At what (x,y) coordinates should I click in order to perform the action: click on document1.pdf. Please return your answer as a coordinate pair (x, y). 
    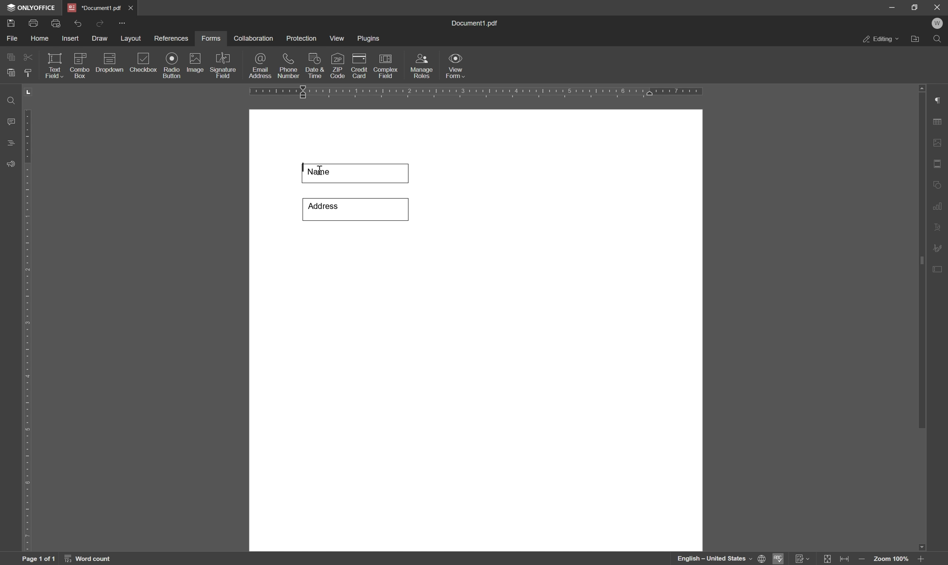
    Looking at the image, I should click on (476, 24).